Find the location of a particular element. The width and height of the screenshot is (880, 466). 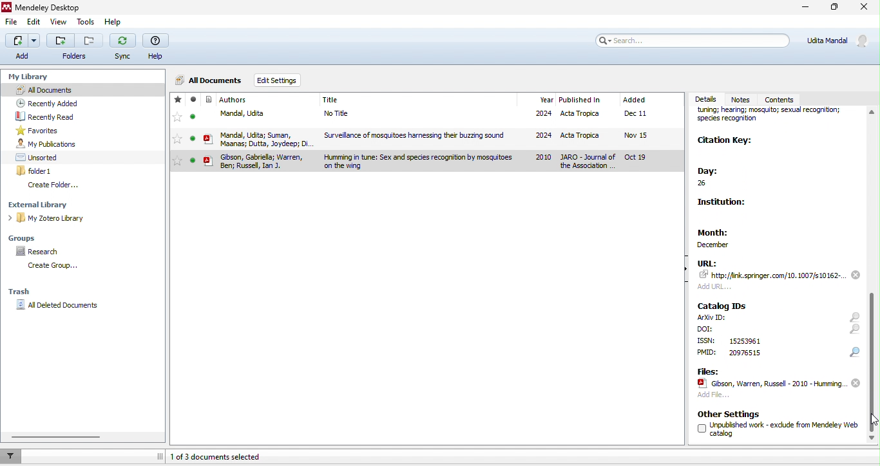

month: december is located at coordinates (725, 234).